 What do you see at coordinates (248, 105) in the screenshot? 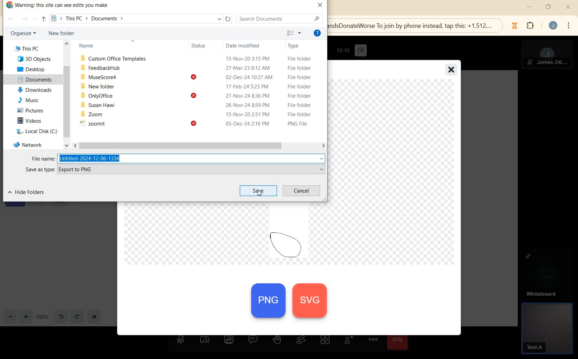
I see `26-Nov-24 8:59 PM` at bounding box center [248, 105].